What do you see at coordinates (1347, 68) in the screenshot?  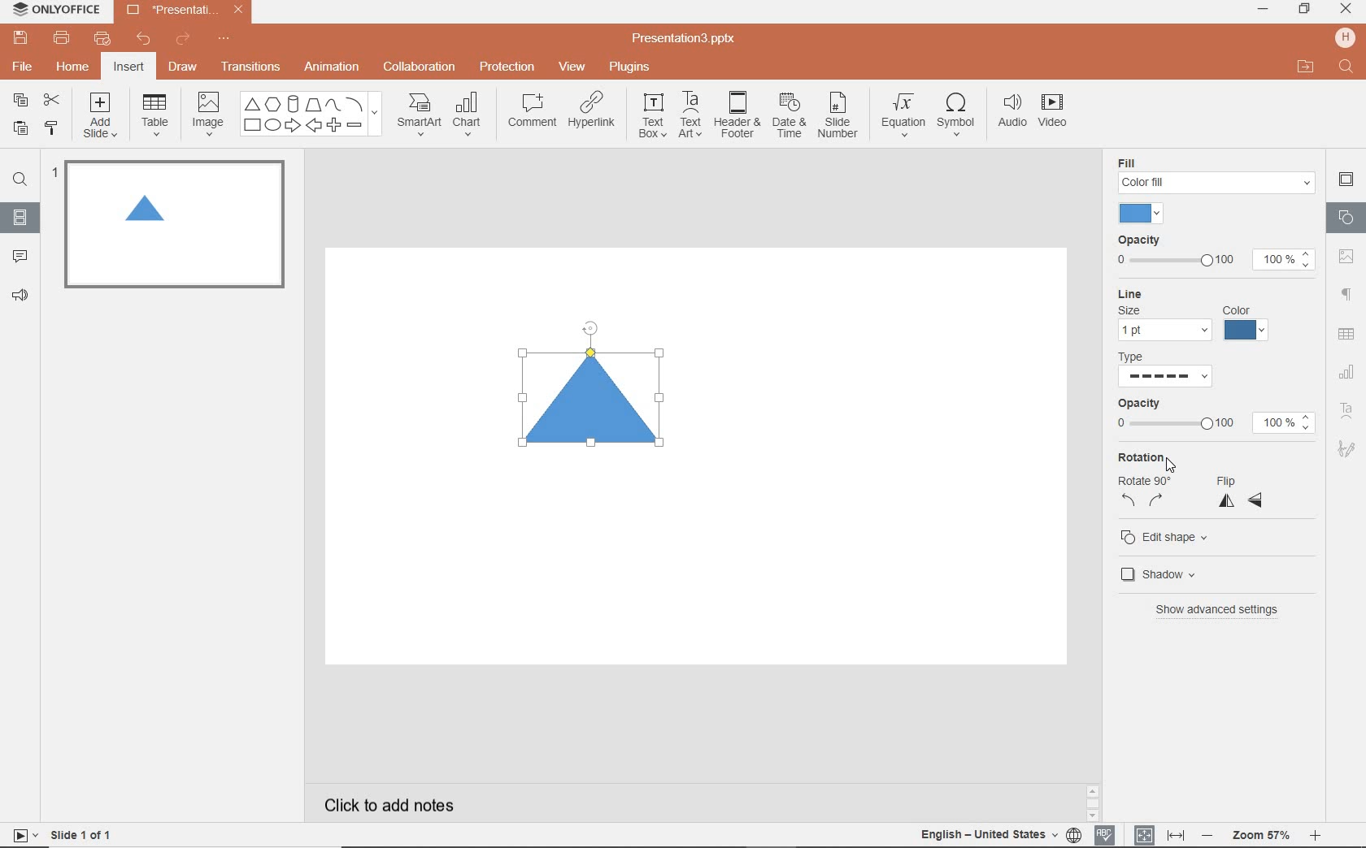 I see `FIND` at bounding box center [1347, 68].